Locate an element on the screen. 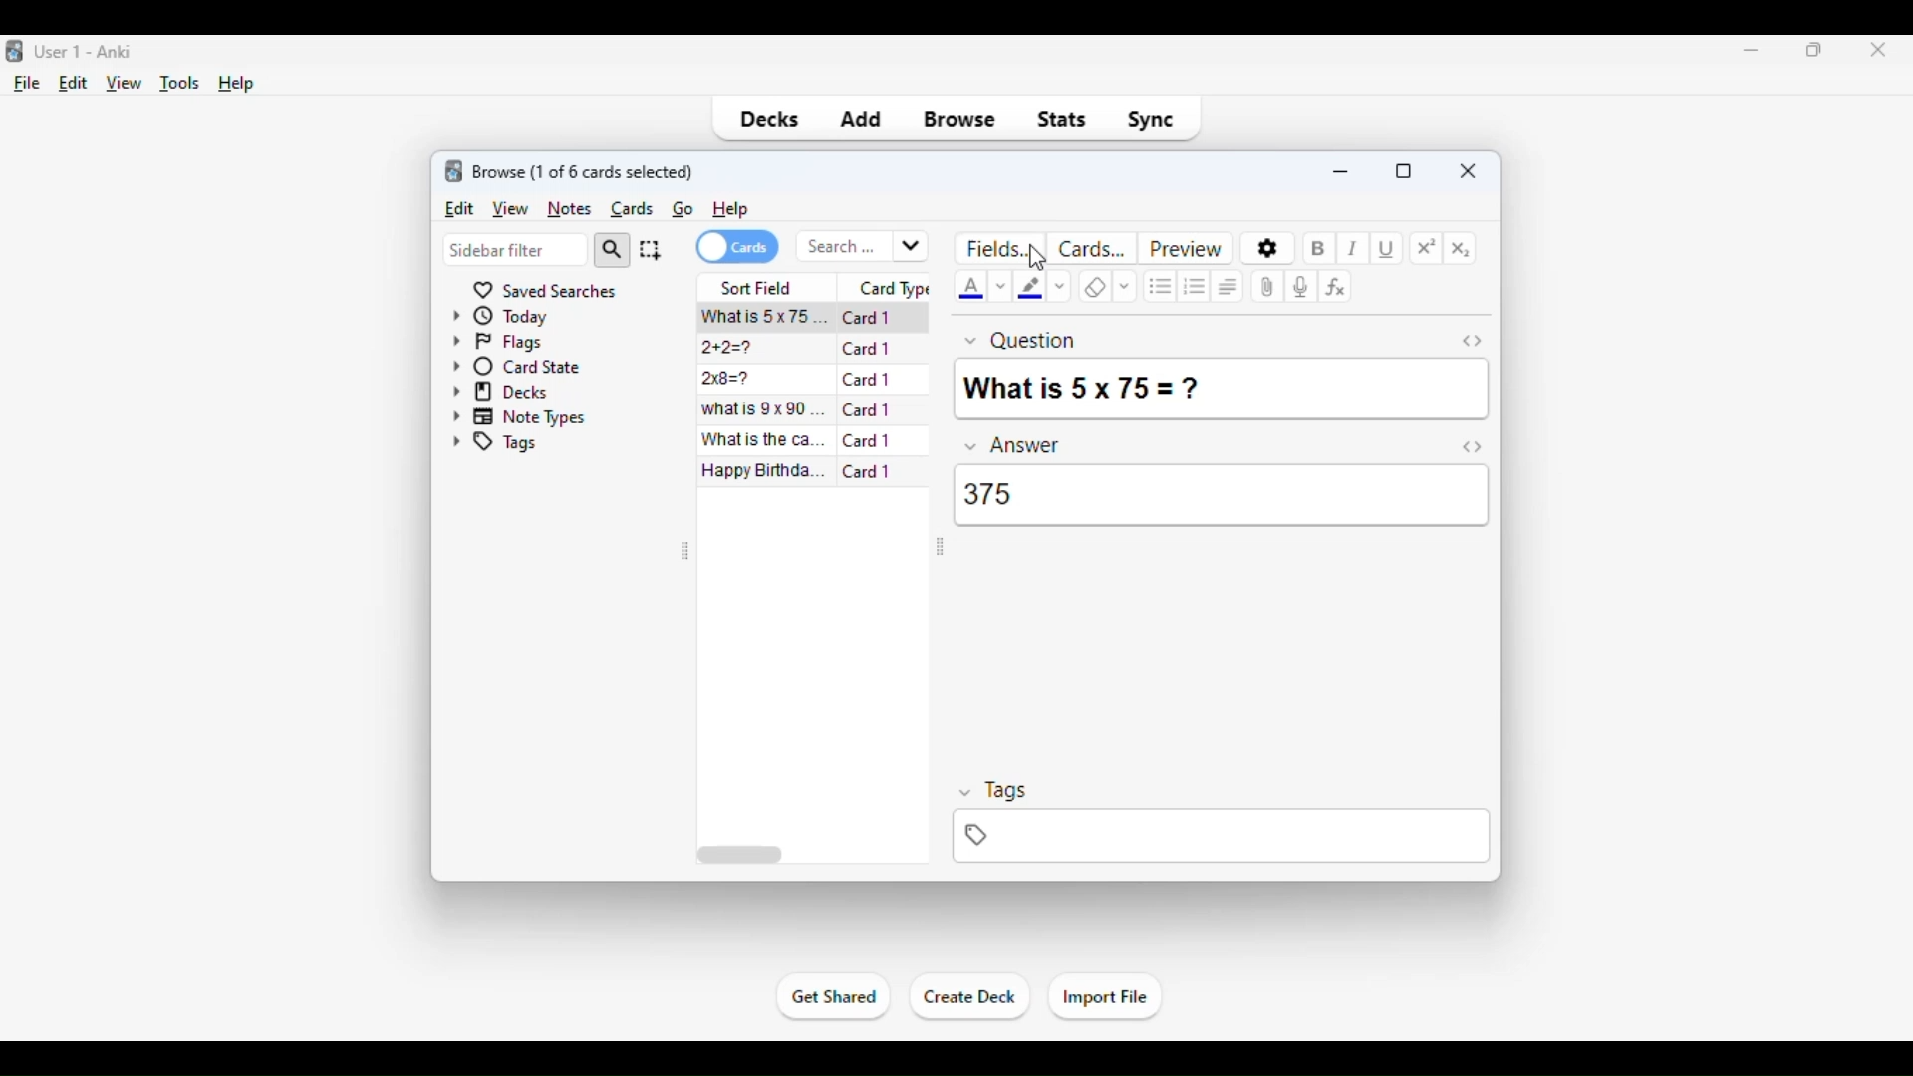 The image size is (1913, 1076). 375 is located at coordinates (993, 492).